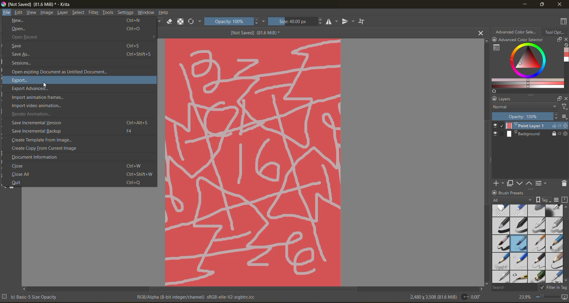  I want to click on save, so click(78, 46).